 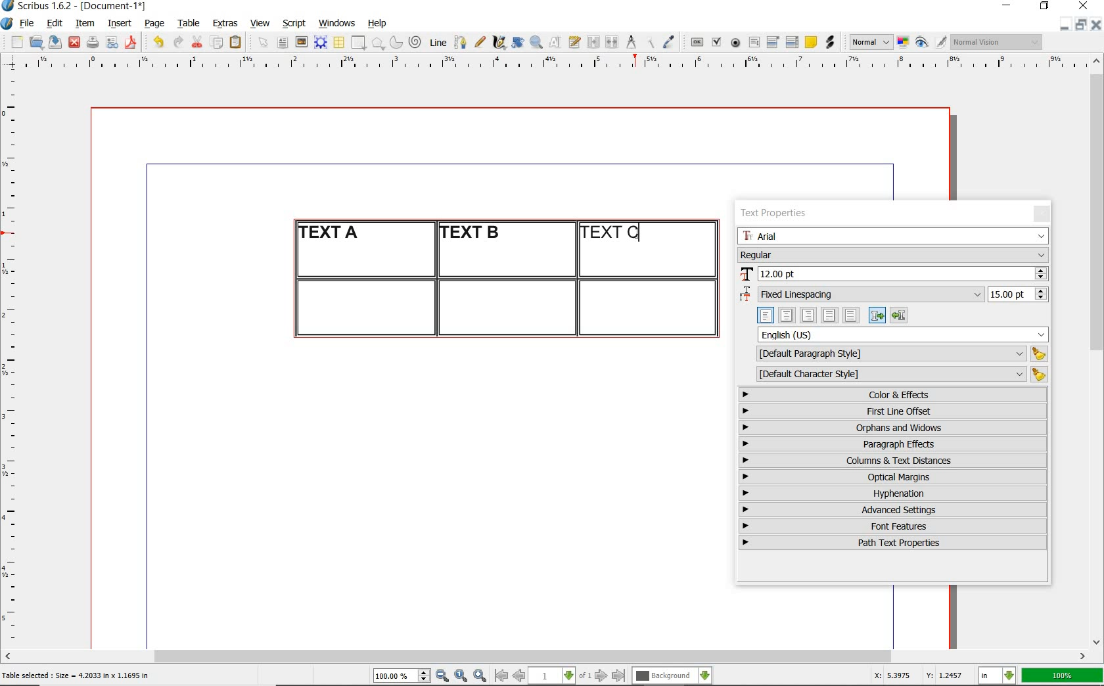 What do you see at coordinates (619, 676) in the screenshot?
I see `go to last page` at bounding box center [619, 676].